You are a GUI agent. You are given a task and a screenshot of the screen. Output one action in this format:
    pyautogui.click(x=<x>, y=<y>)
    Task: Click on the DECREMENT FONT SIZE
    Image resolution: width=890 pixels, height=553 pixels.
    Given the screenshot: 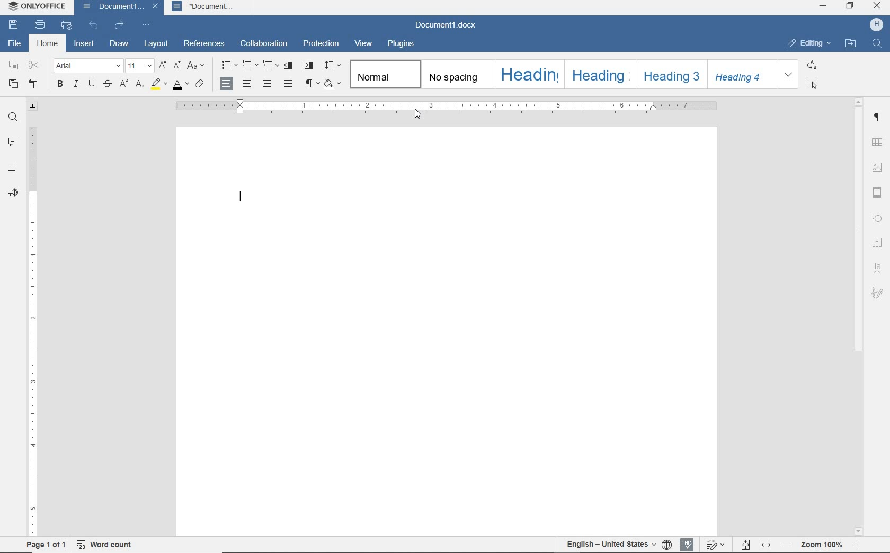 What is the action you would take?
    pyautogui.click(x=177, y=66)
    